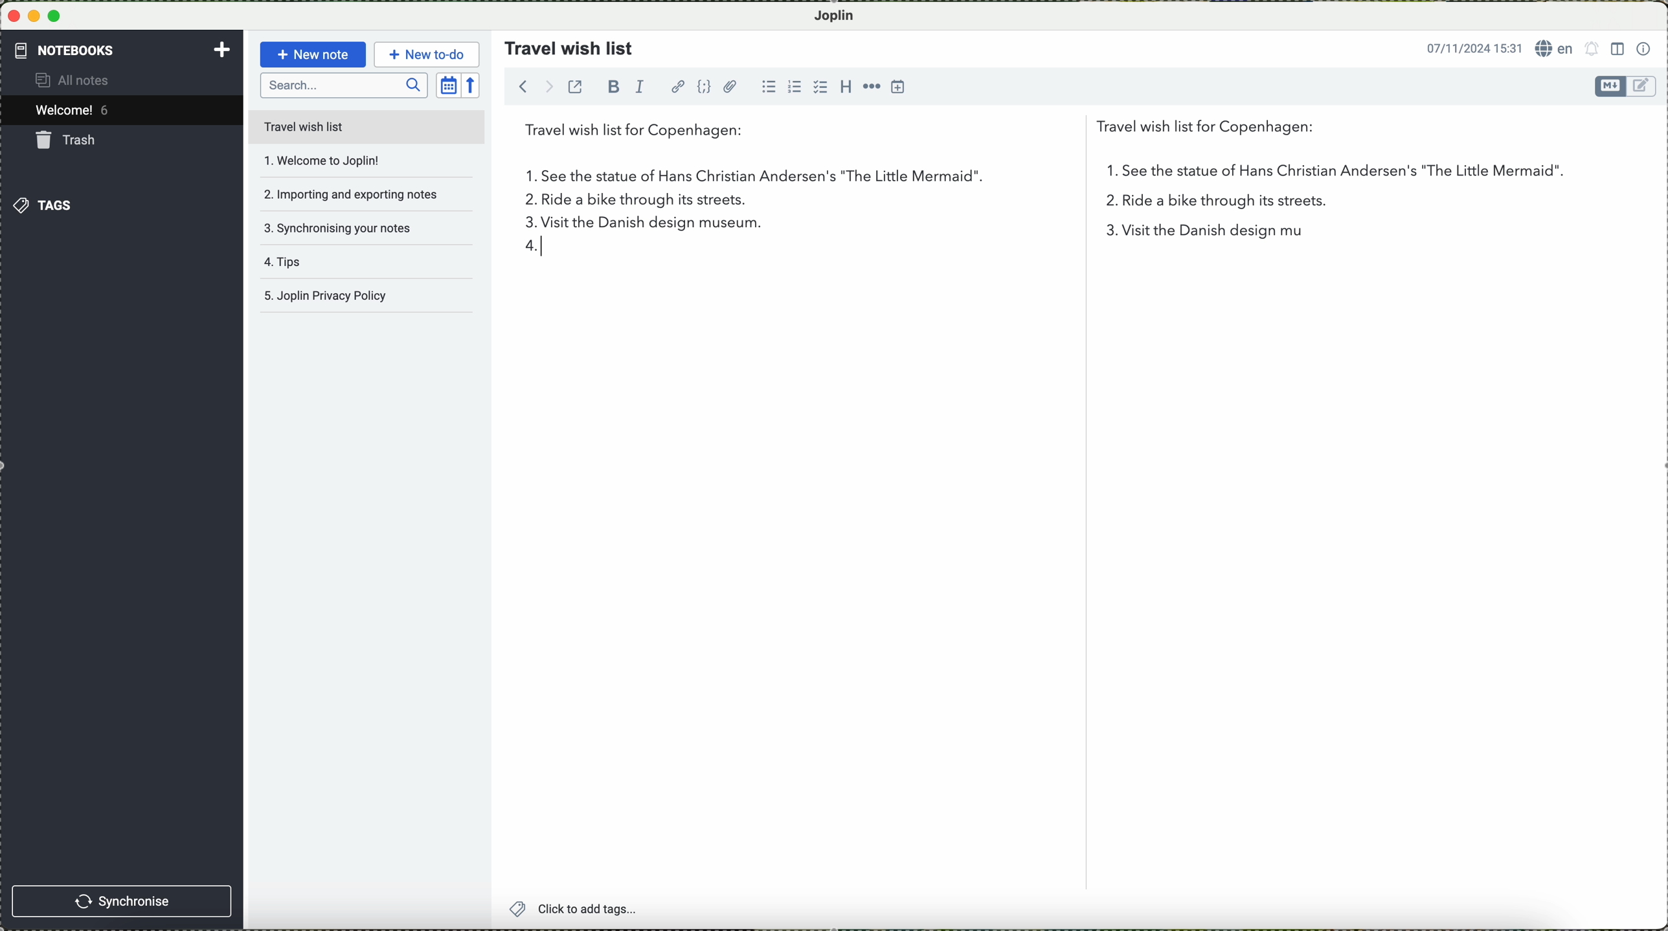 The width and height of the screenshot is (1668, 931). I want to click on horizontal rule, so click(870, 86).